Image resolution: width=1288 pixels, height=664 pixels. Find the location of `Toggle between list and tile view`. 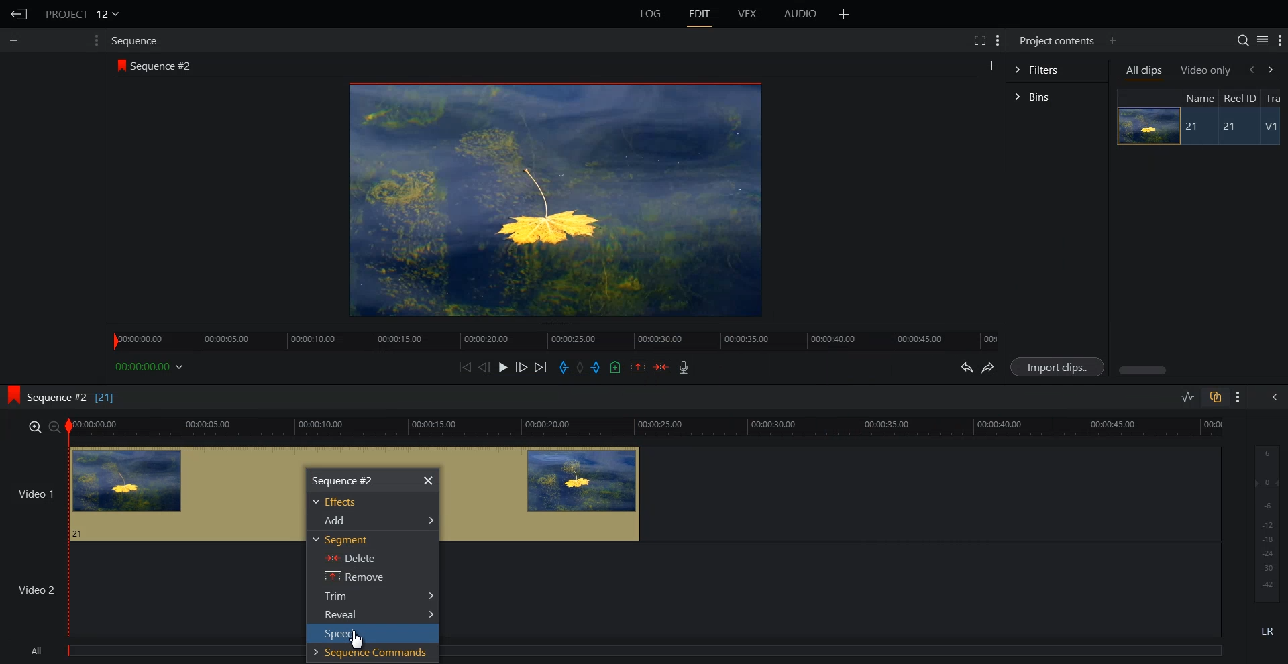

Toggle between list and tile view is located at coordinates (1263, 40).